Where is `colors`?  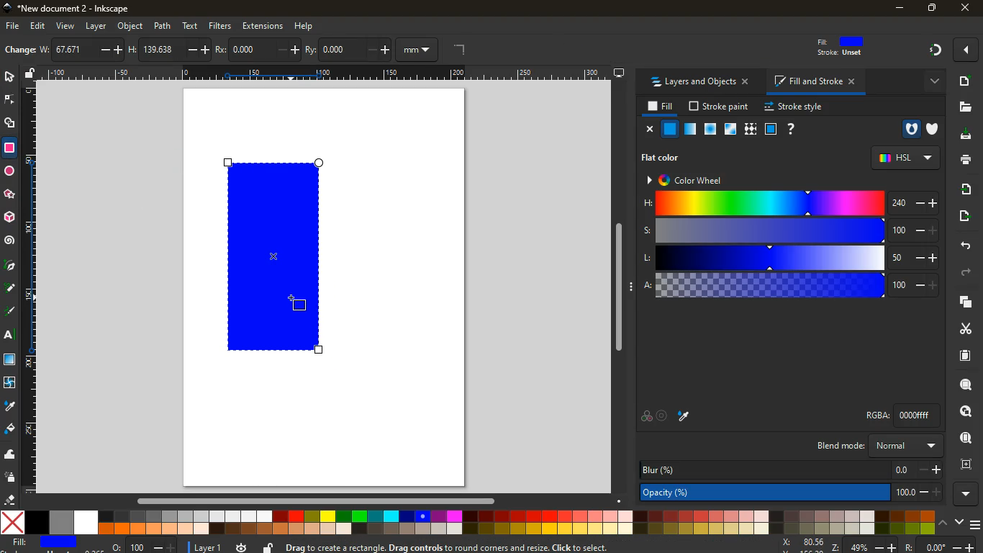
colors is located at coordinates (467, 523).